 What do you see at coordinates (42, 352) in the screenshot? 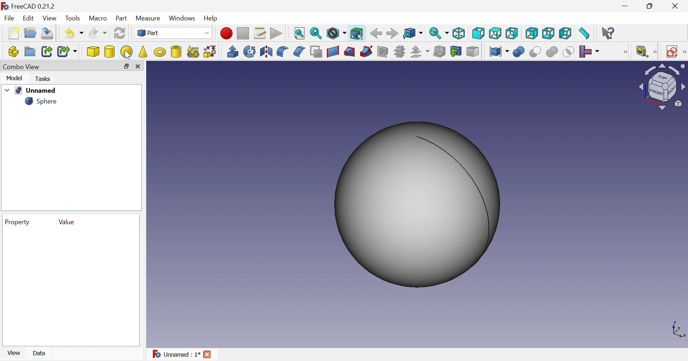
I see `Date` at bounding box center [42, 352].